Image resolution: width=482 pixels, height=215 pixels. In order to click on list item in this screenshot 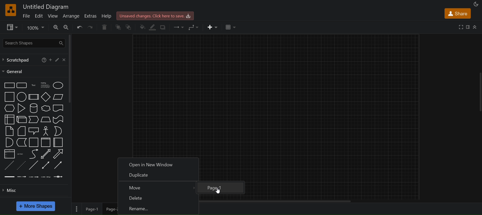, I will do `click(21, 154)`.